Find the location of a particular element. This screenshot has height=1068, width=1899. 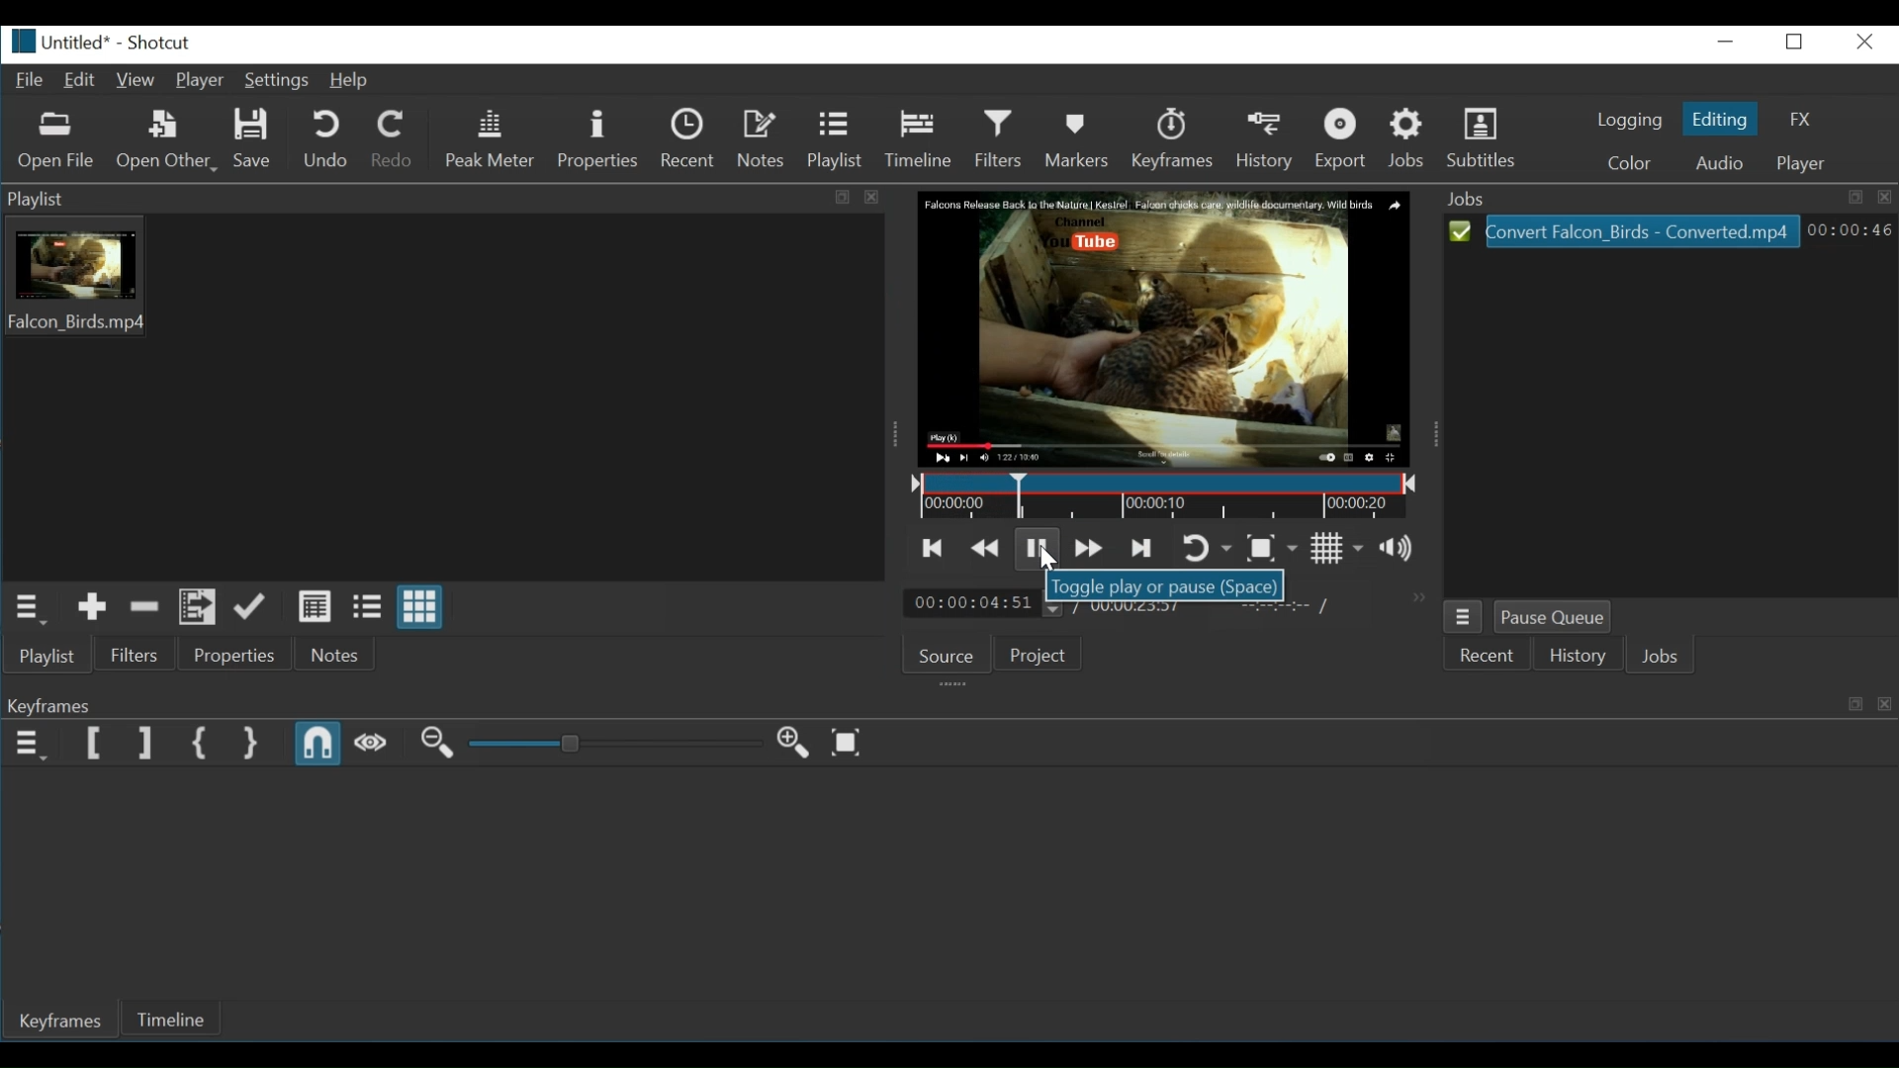

Cursor is located at coordinates (1047, 562).